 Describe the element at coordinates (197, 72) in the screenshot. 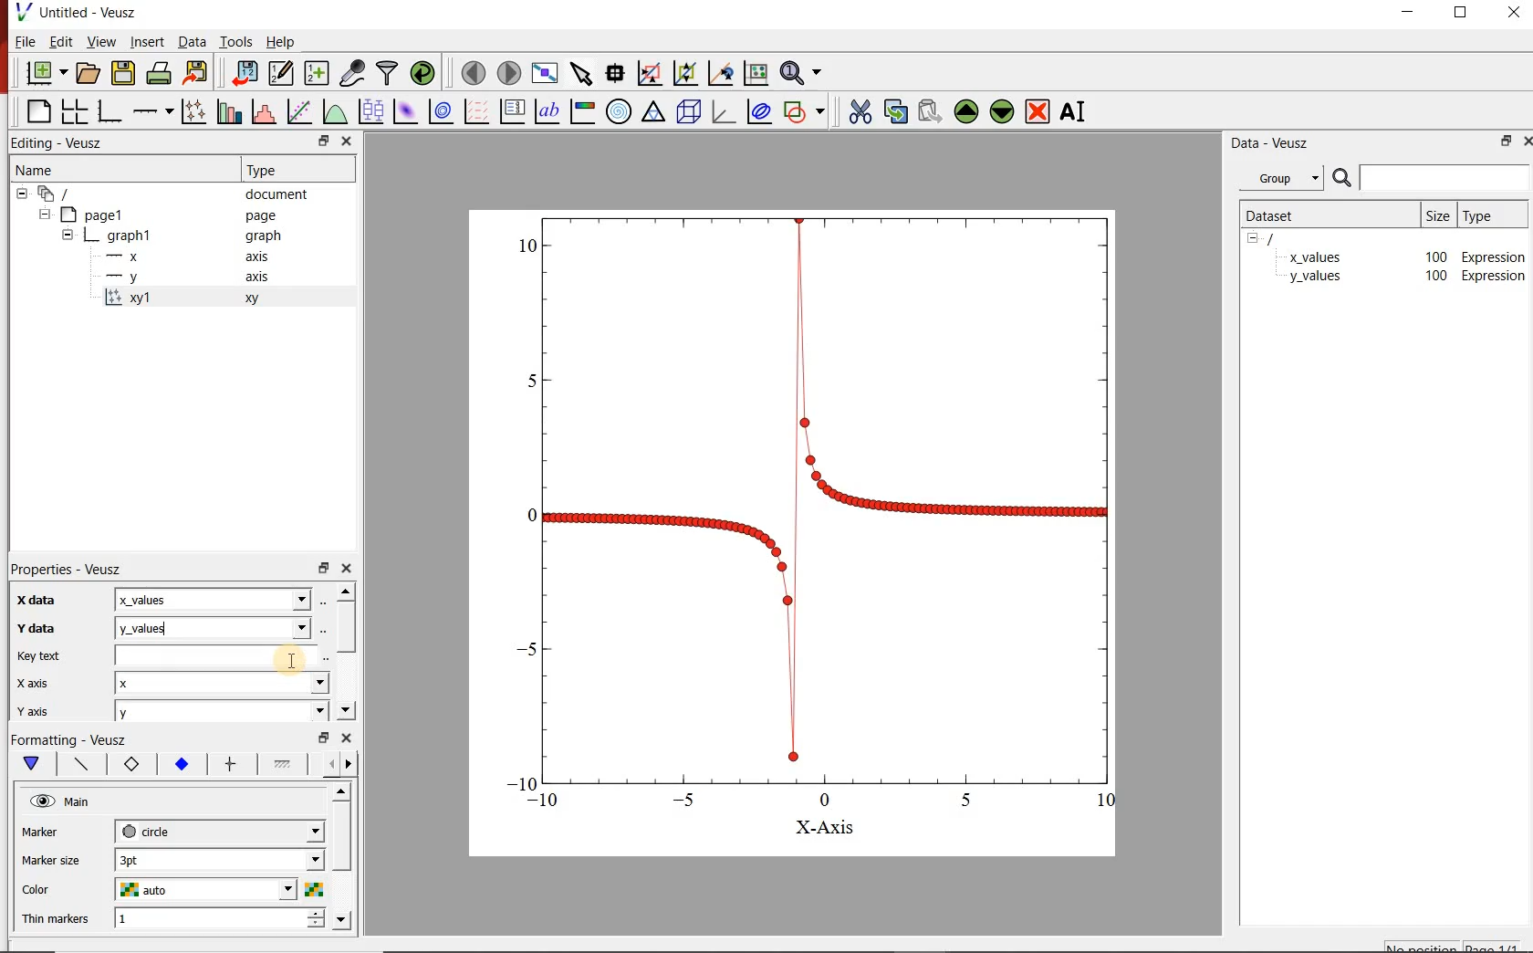

I see `export to graphics format` at that location.